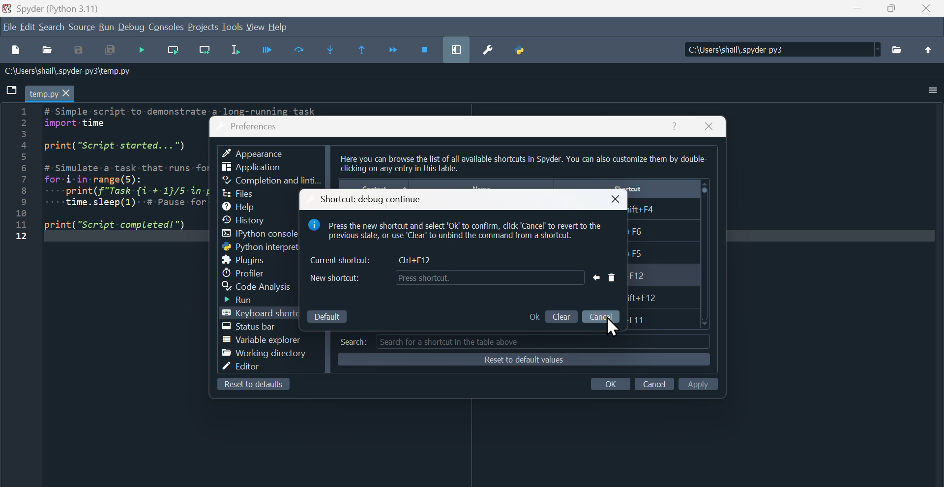 The width and height of the screenshot is (944, 487). I want to click on , so click(654, 382).